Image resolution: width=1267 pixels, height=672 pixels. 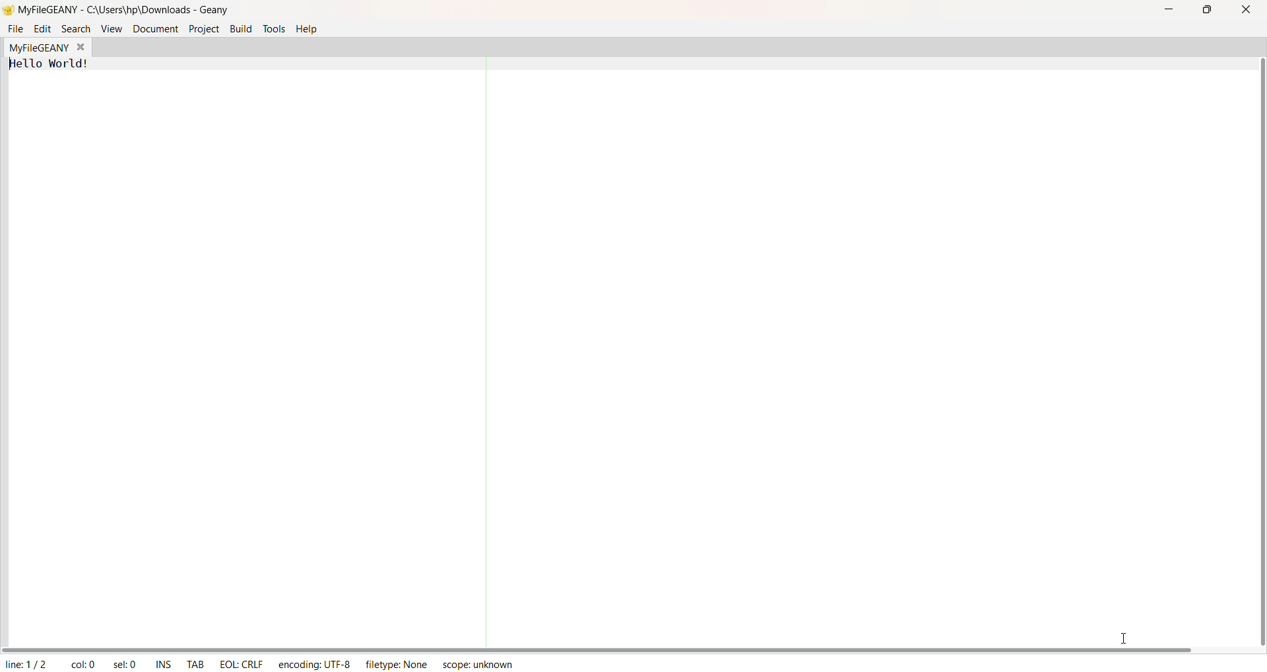 I want to click on Scope: unknown, so click(x=477, y=665).